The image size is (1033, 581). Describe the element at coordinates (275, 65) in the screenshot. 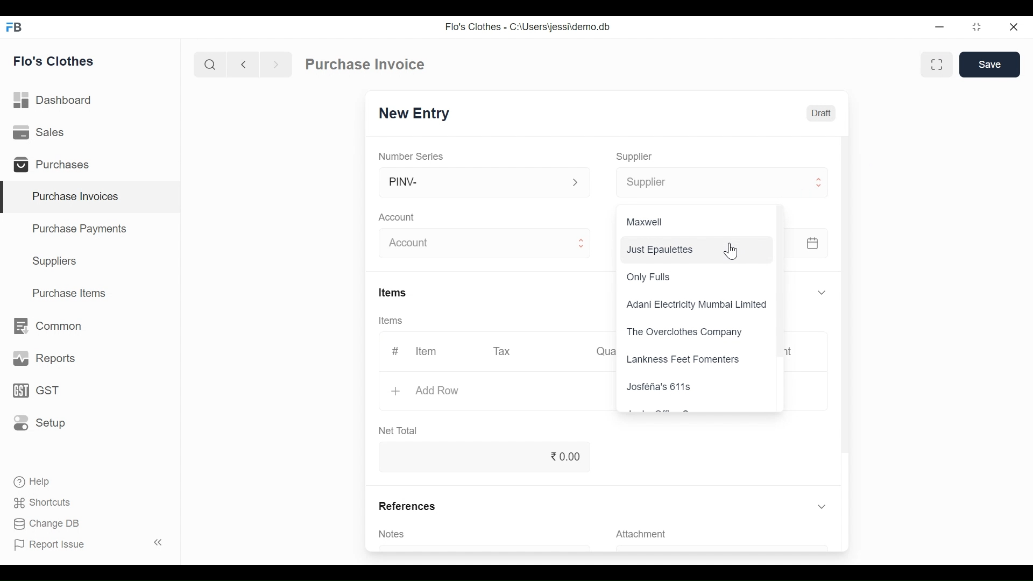

I see `Navigate forward` at that location.